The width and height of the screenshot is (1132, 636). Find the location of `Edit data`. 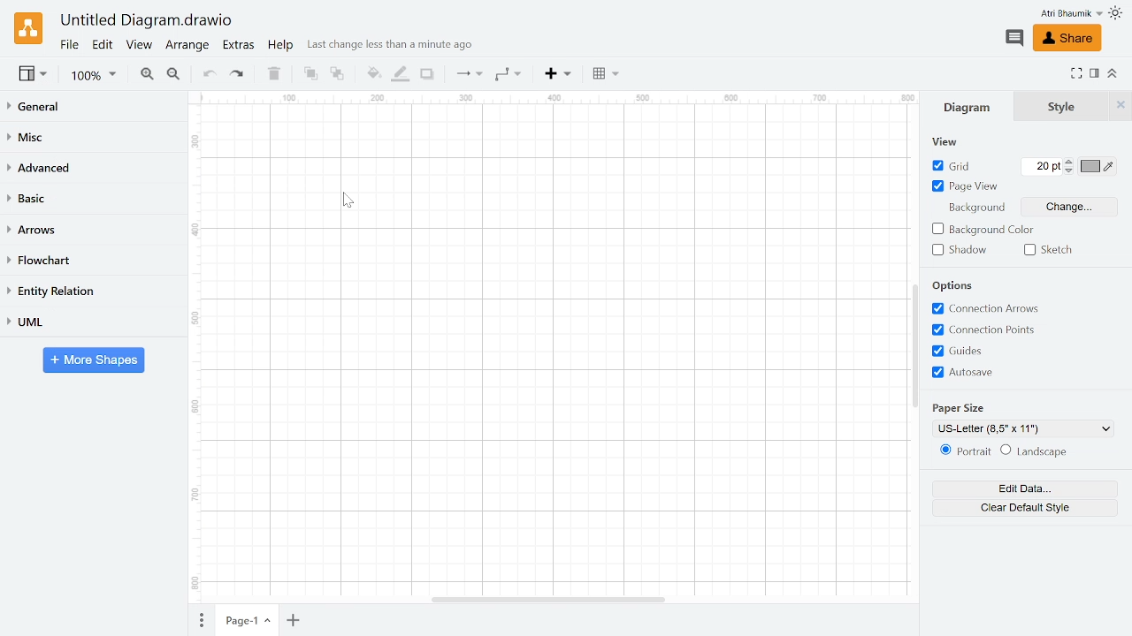

Edit data is located at coordinates (1022, 488).